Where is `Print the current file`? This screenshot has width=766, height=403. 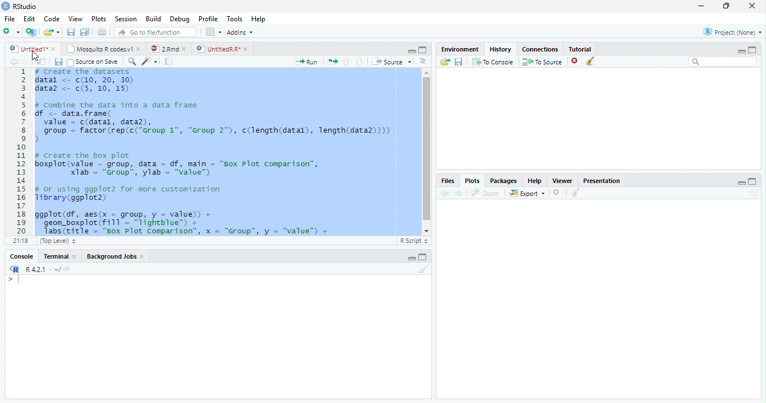 Print the current file is located at coordinates (101, 31).